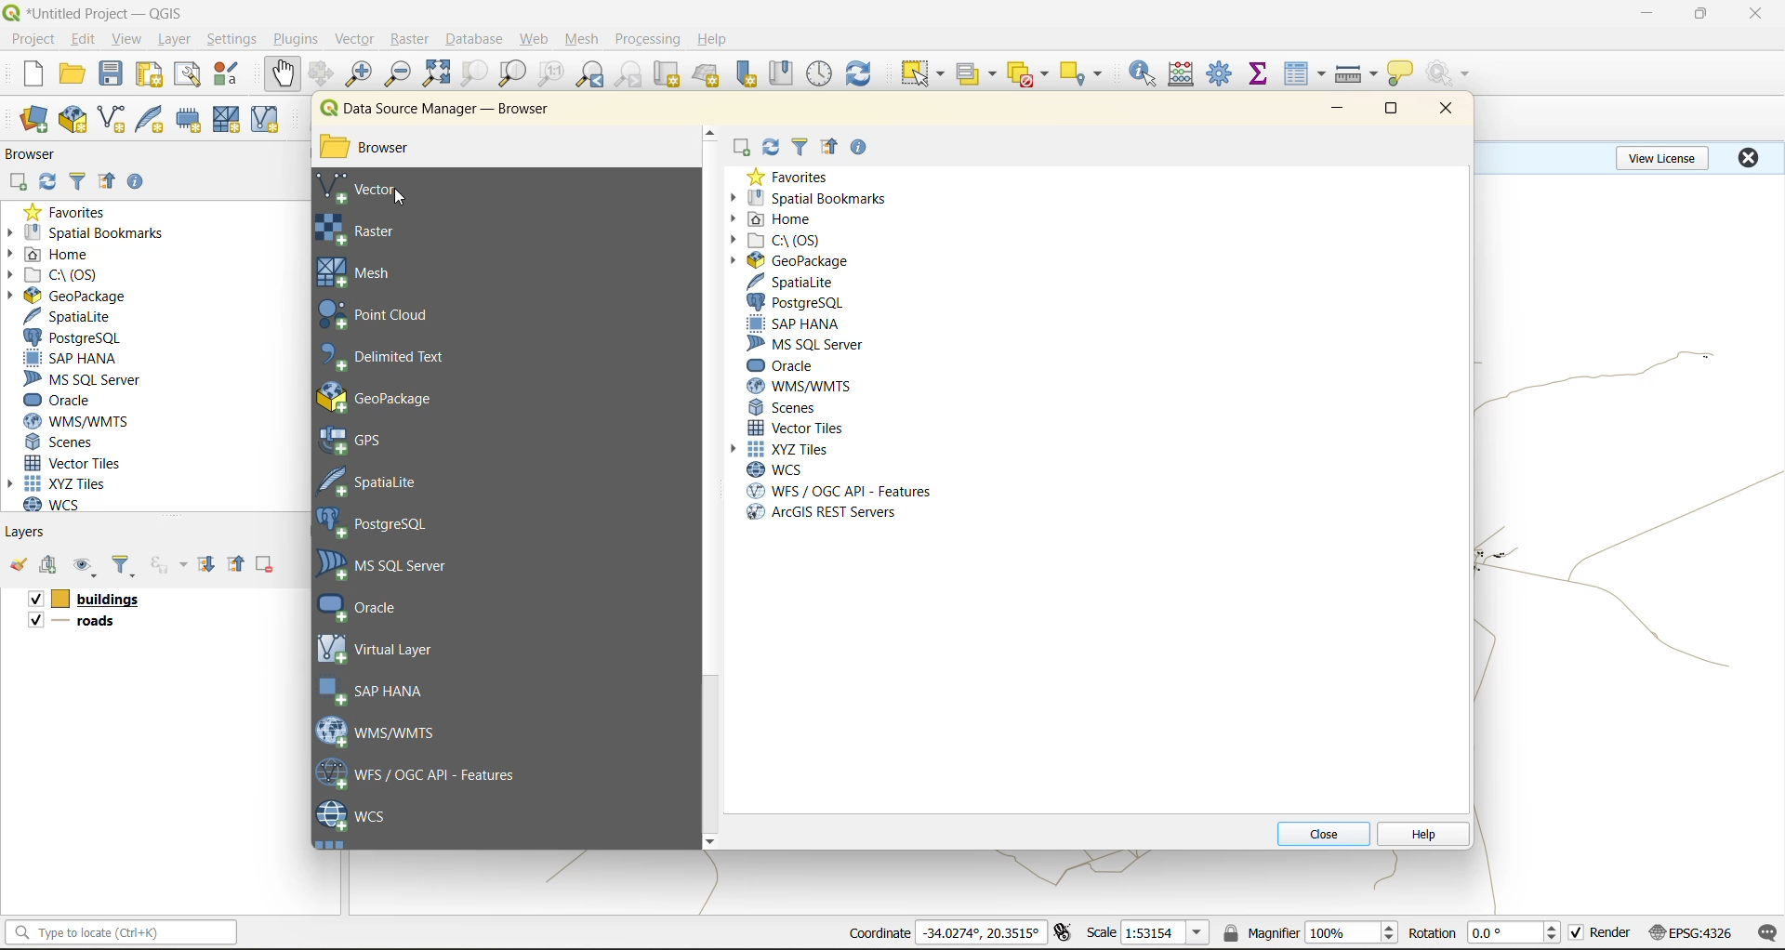 This screenshot has width=1785, height=950. I want to click on view license, so click(1666, 155).